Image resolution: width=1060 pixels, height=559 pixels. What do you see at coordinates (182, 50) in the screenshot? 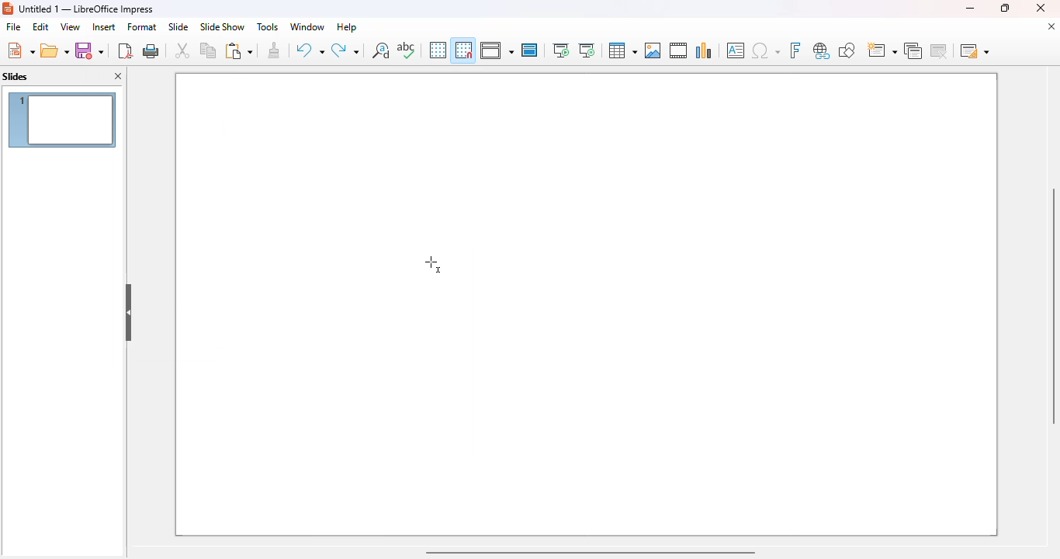
I see `cut` at bounding box center [182, 50].